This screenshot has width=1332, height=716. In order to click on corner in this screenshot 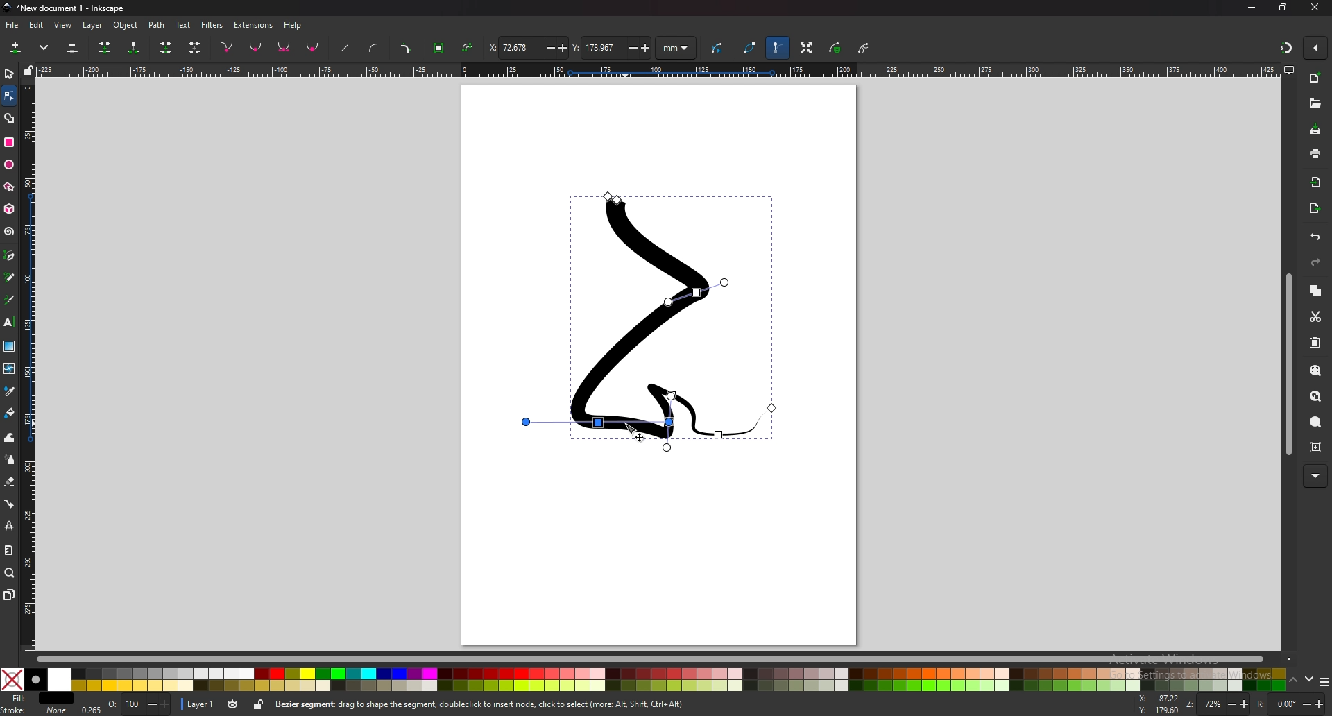, I will do `click(228, 47)`.